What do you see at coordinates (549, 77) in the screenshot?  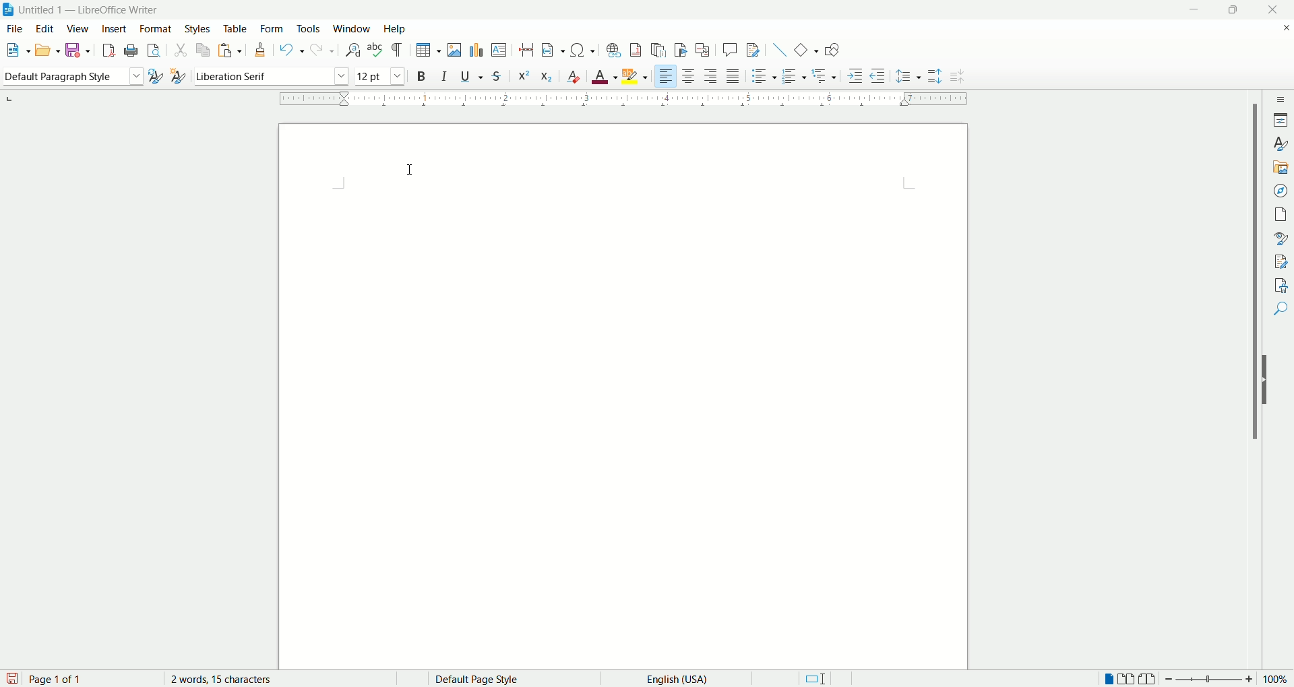 I see `subscript` at bounding box center [549, 77].